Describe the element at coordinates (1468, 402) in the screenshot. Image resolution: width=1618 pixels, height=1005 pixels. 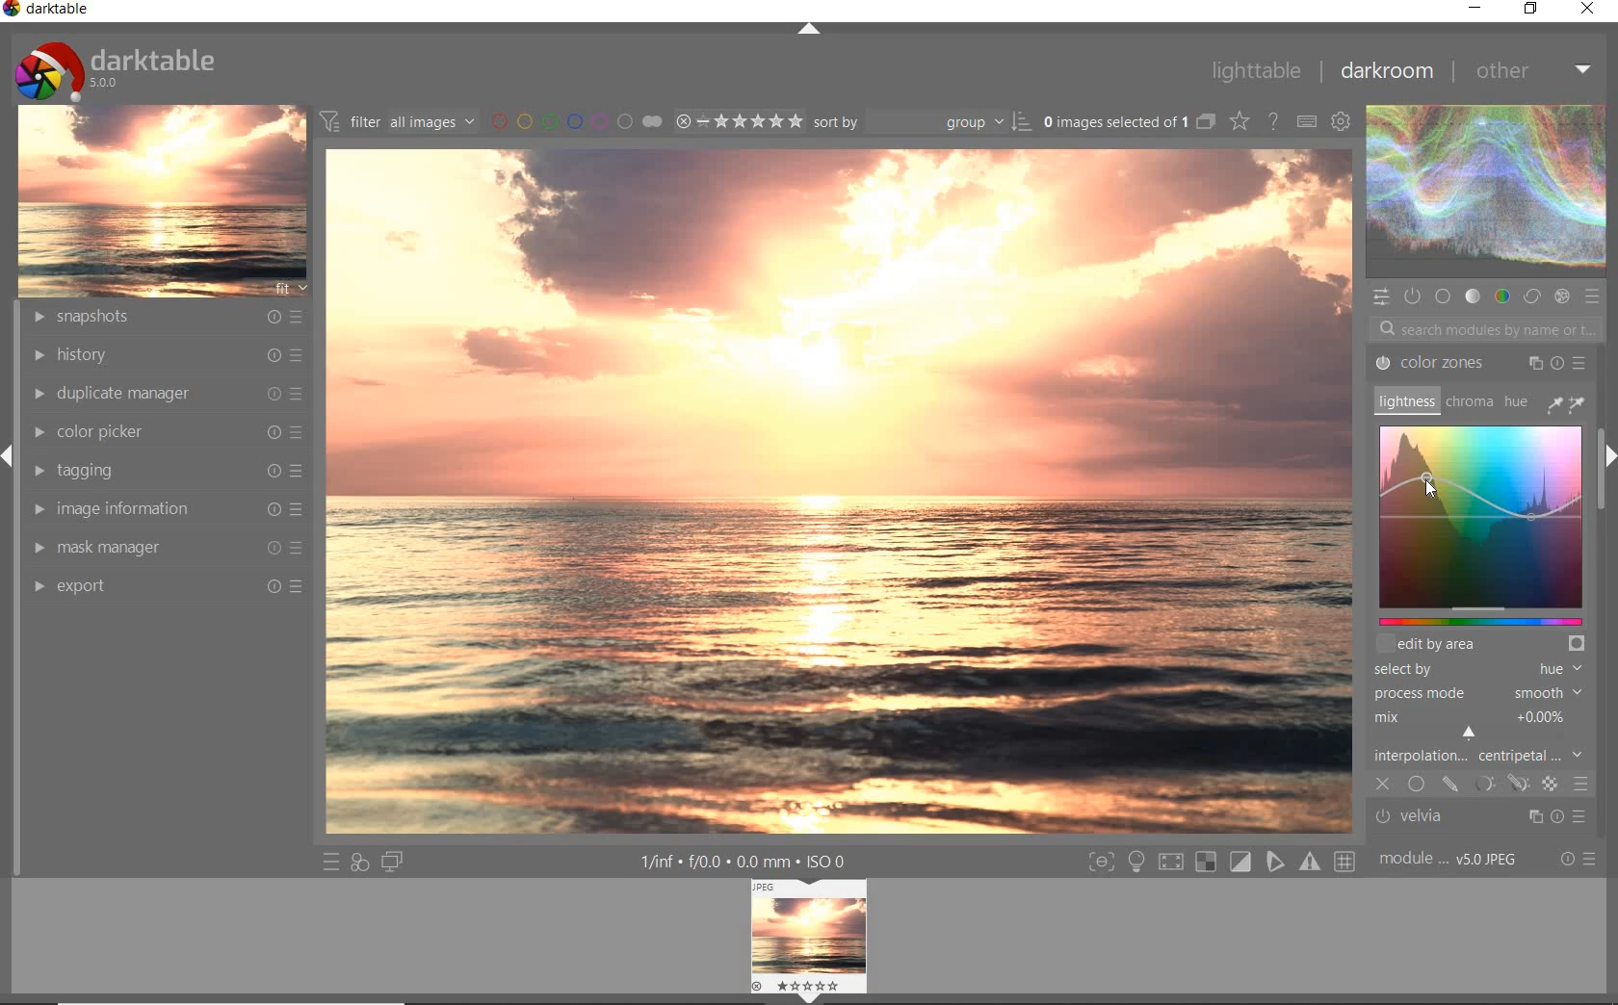
I see `CHROMA` at that location.